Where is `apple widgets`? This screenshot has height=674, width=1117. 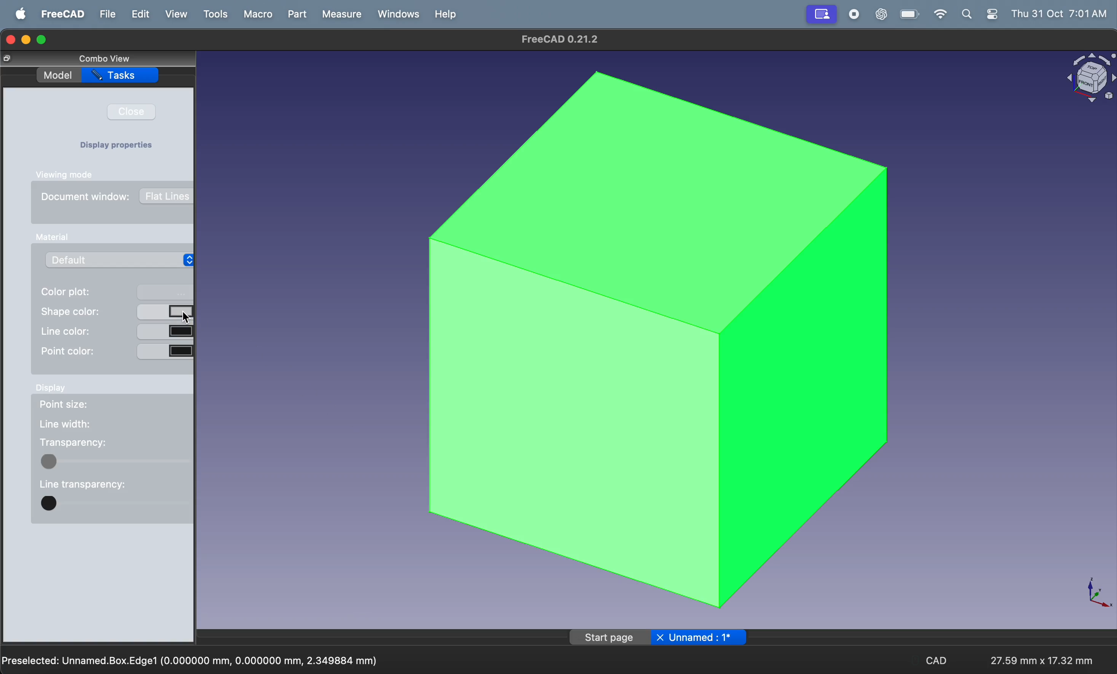 apple widgets is located at coordinates (981, 14).